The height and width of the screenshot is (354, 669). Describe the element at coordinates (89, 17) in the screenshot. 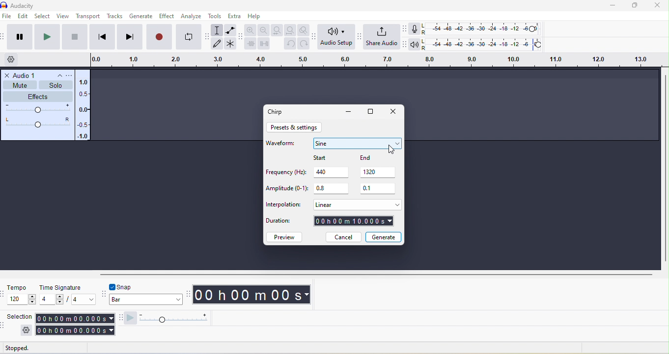

I see `transport` at that location.